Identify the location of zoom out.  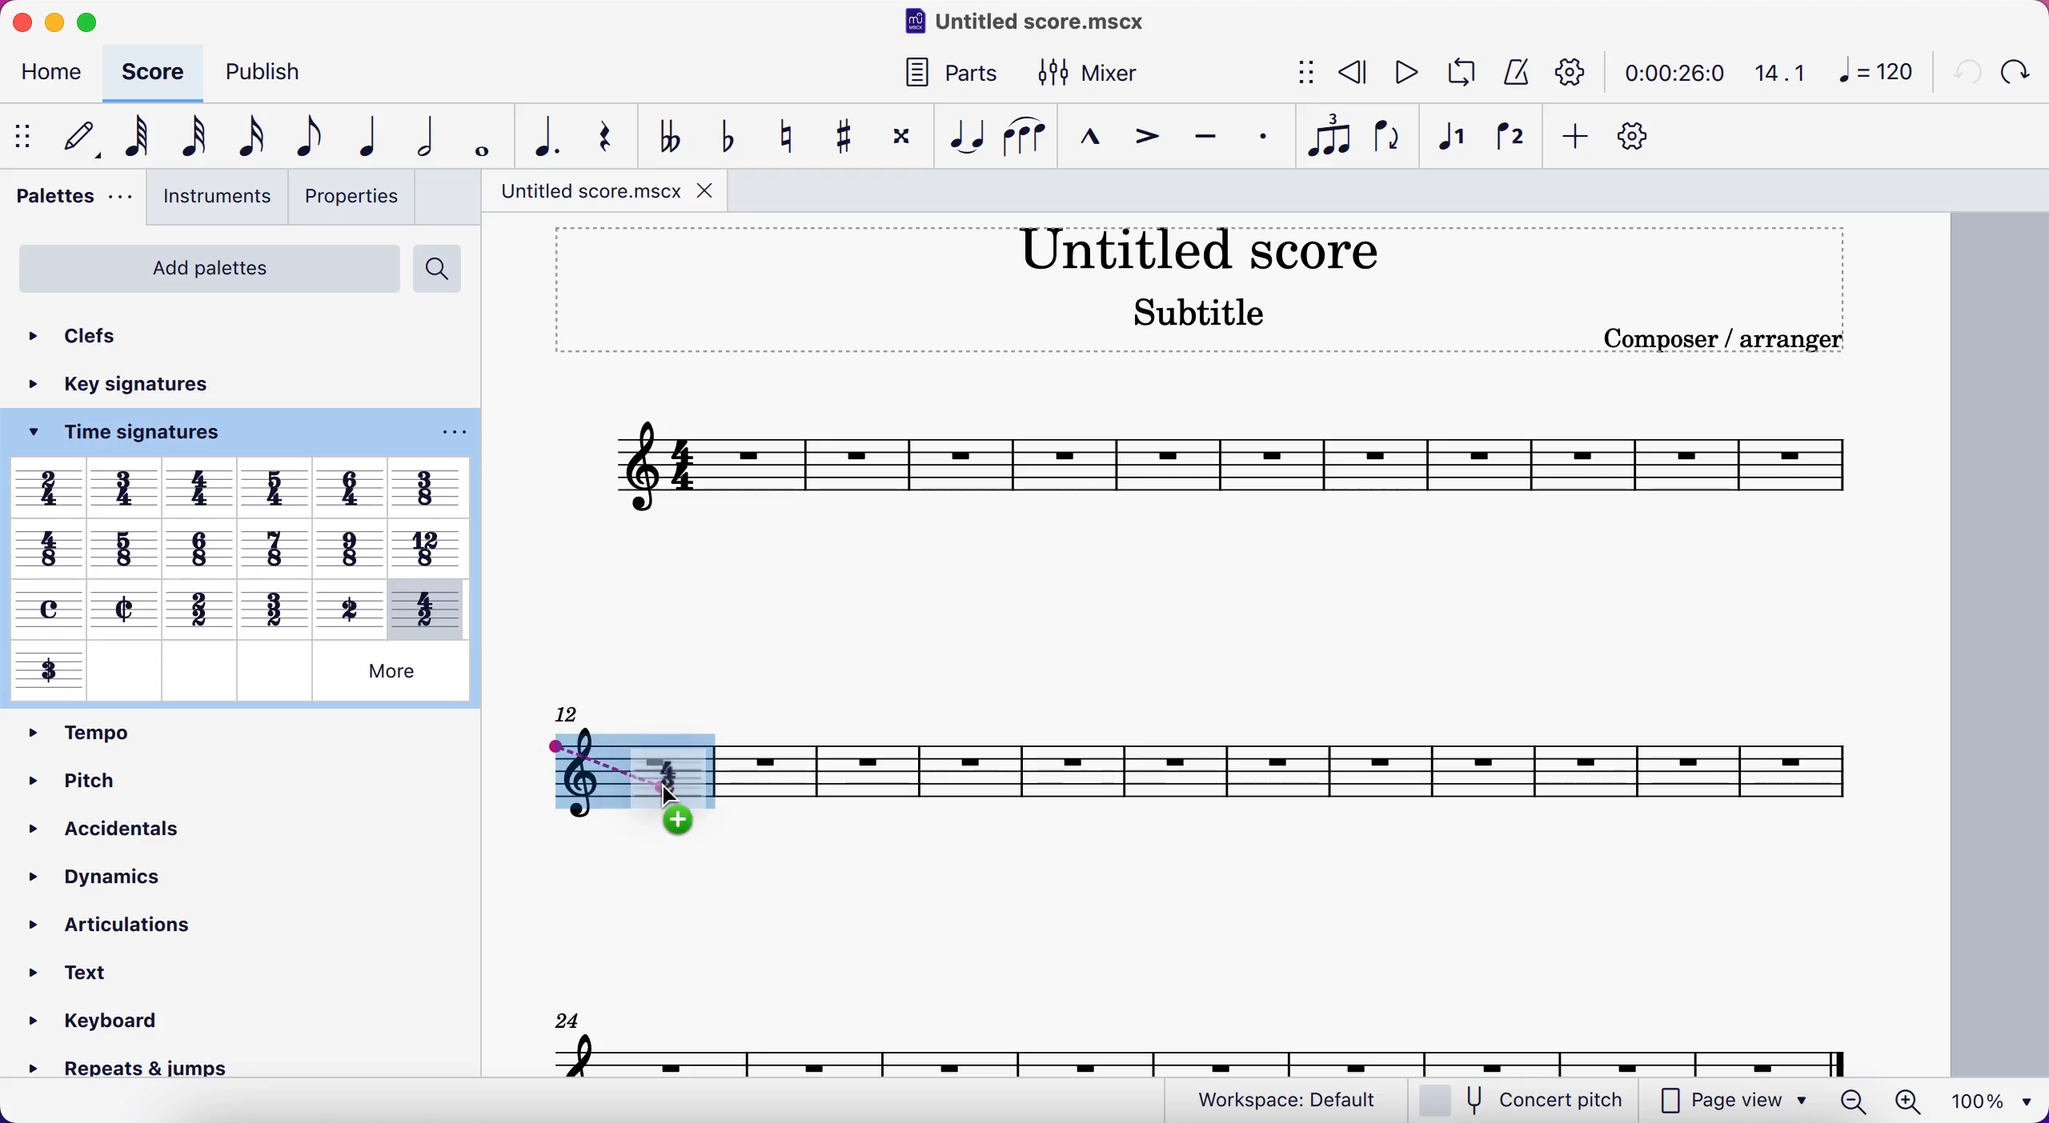
(1857, 1101).